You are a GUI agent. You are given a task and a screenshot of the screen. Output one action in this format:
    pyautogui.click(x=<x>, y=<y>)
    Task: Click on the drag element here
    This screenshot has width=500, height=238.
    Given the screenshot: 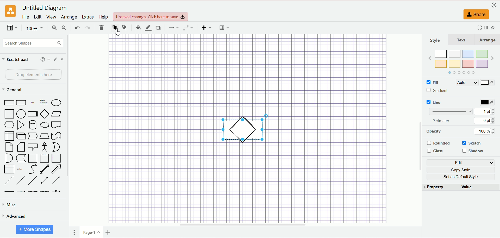 What is the action you would take?
    pyautogui.click(x=34, y=74)
    